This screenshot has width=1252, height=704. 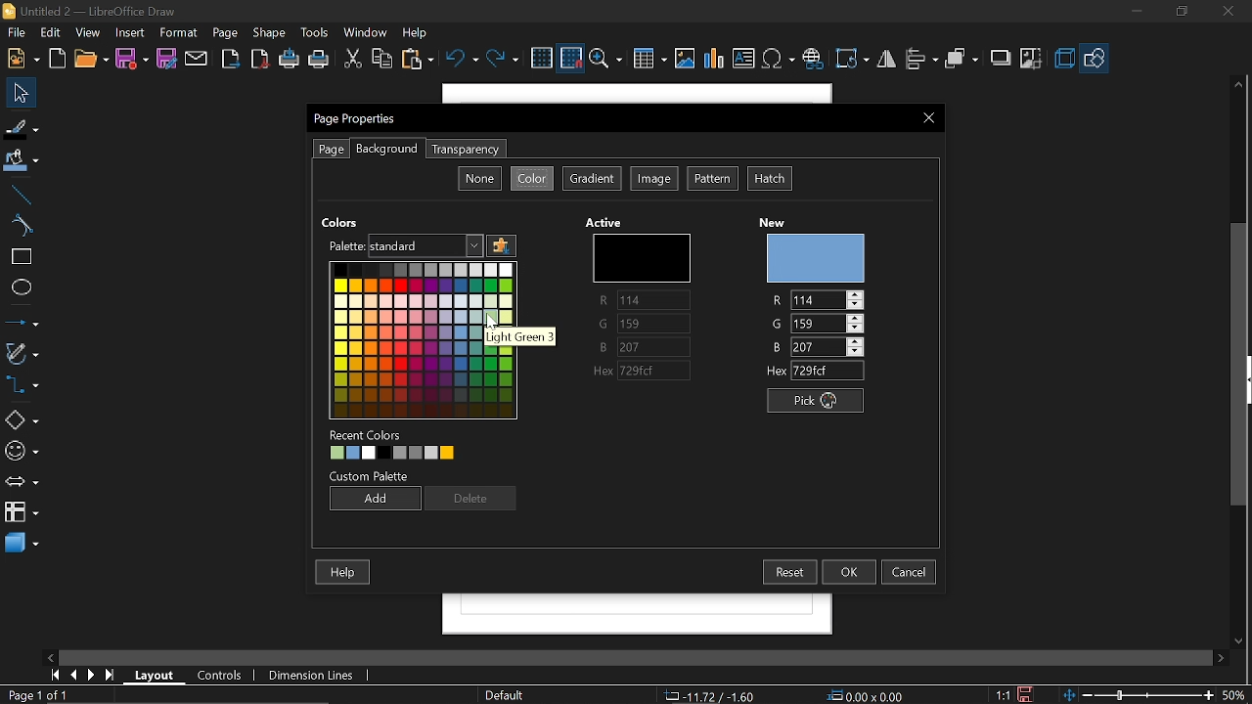 I want to click on Insert chart, so click(x=714, y=61).